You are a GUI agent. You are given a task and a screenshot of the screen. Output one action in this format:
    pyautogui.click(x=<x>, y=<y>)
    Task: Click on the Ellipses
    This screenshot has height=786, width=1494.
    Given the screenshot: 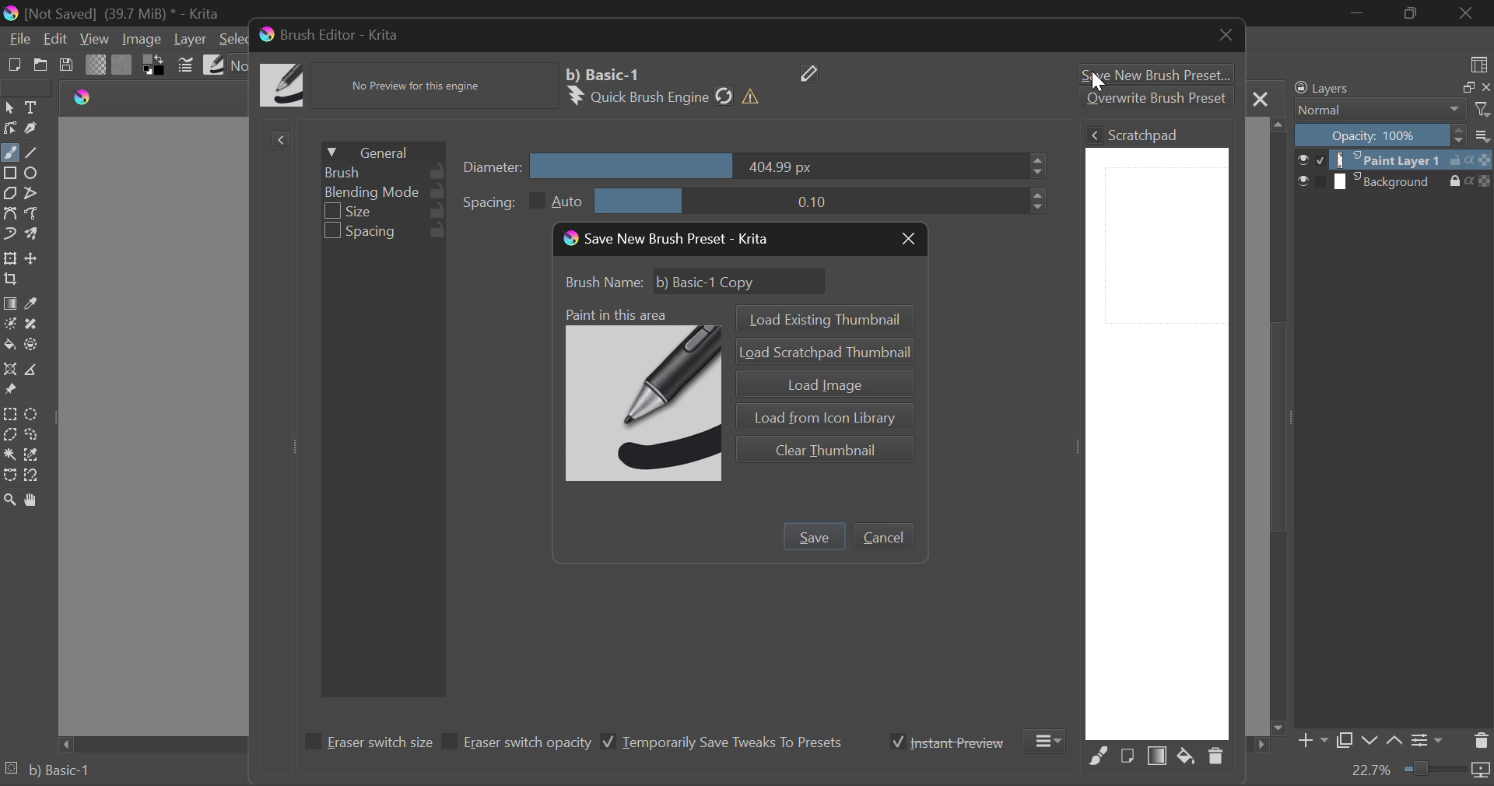 What is the action you would take?
    pyautogui.click(x=33, y=174)
    